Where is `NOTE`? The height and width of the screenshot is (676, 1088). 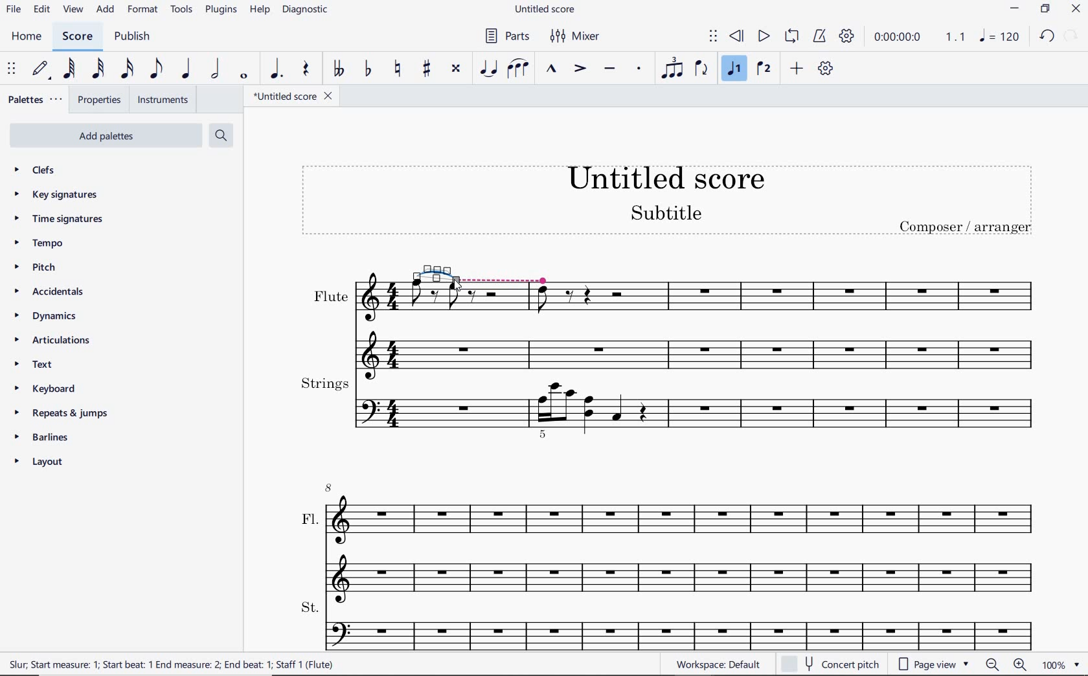 NOTE is located at coordinates (1001, 38).